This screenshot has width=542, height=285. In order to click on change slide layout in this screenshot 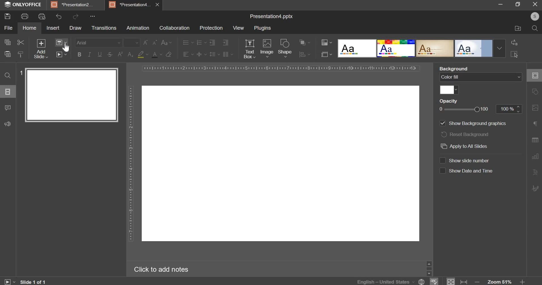, I will do `click(63, 44)`.